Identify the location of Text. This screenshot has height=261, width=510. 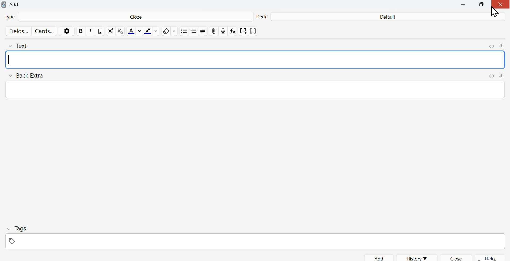
(23, 46).